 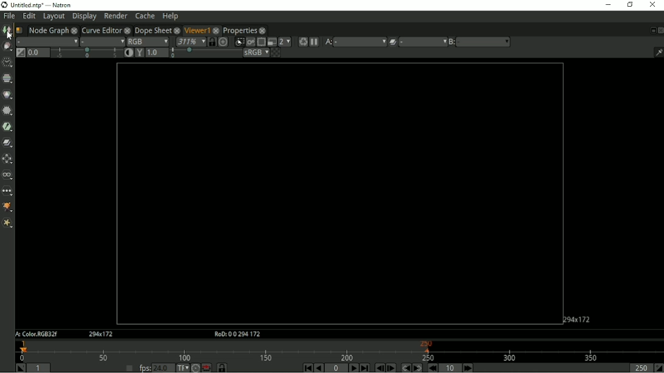 I want to click on Layer, so click(x=46, y=41).